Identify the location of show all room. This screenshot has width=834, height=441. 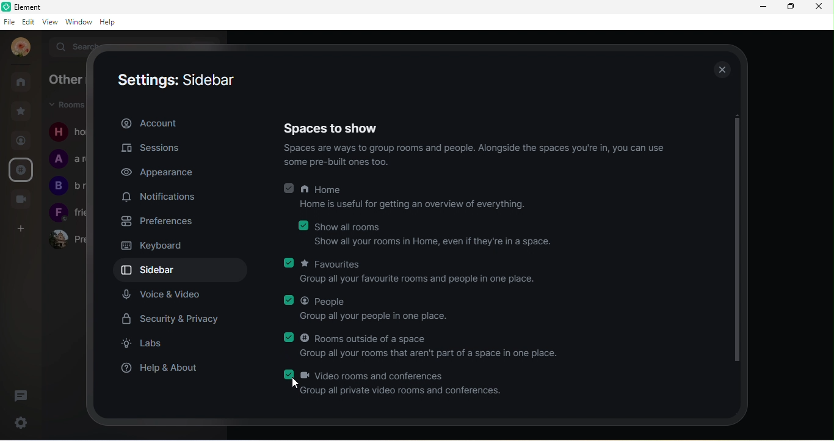
(427, 233).